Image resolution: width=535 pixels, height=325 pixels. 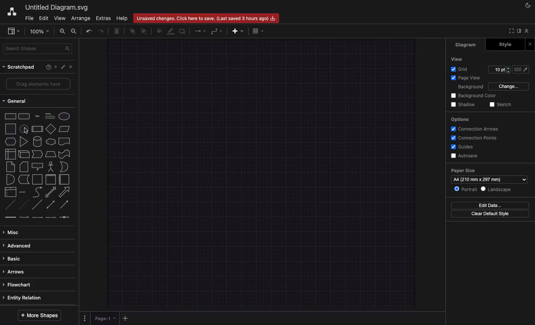 What do you see at coordinates (14, 30) in the screenshot?
I see `Sidebar` at bounding box center [14, 30].